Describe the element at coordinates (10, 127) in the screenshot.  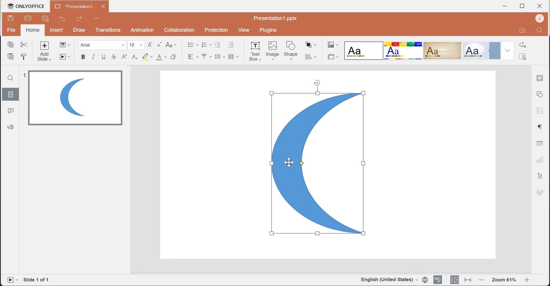
I see `Feedback & Support` at that location.